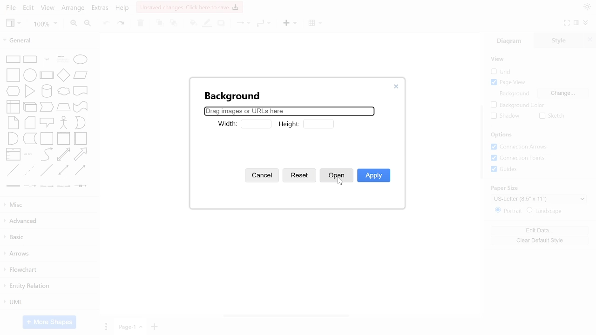  Describe the element at coordinates (47, 302) in the screenshot. I see `UML` at that location.